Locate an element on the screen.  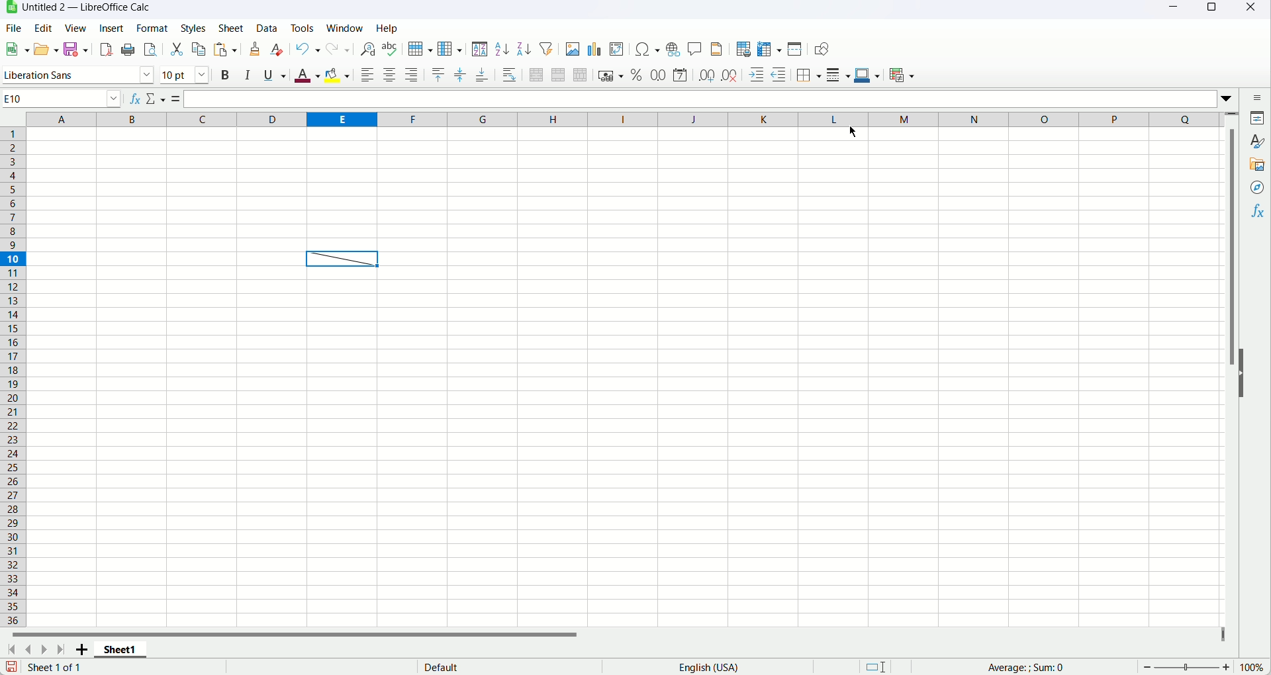
Italic is located at coordinates (248, 75).